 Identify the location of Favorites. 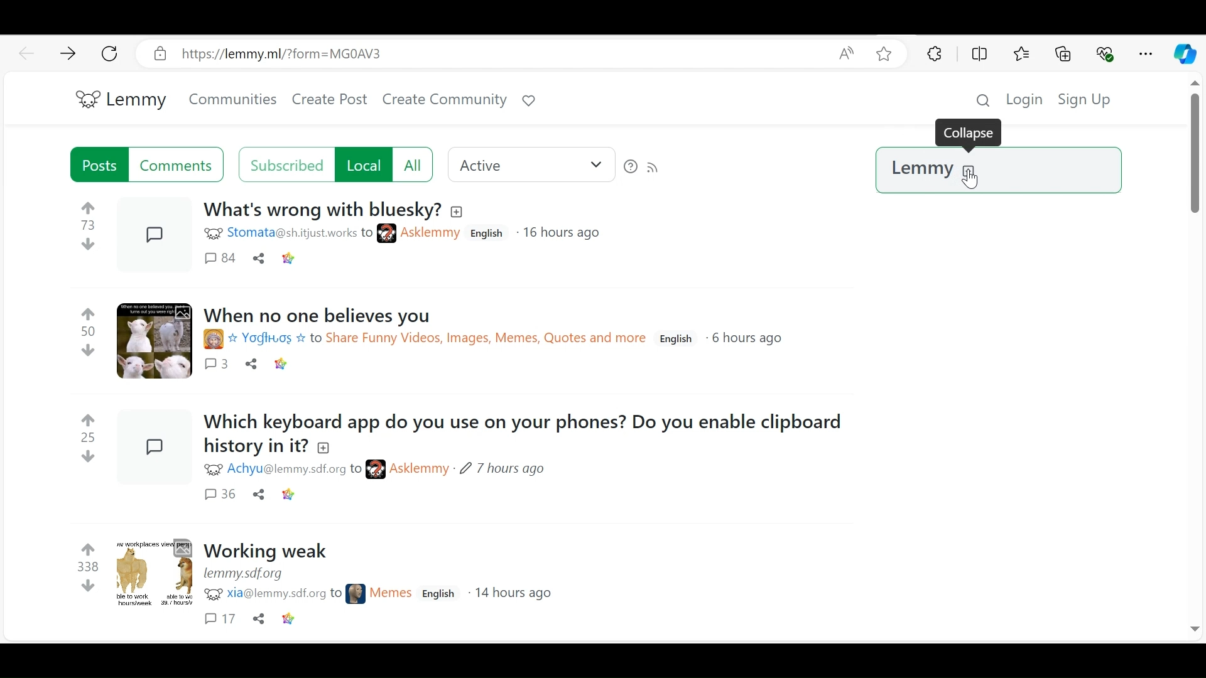
(1019, 53).